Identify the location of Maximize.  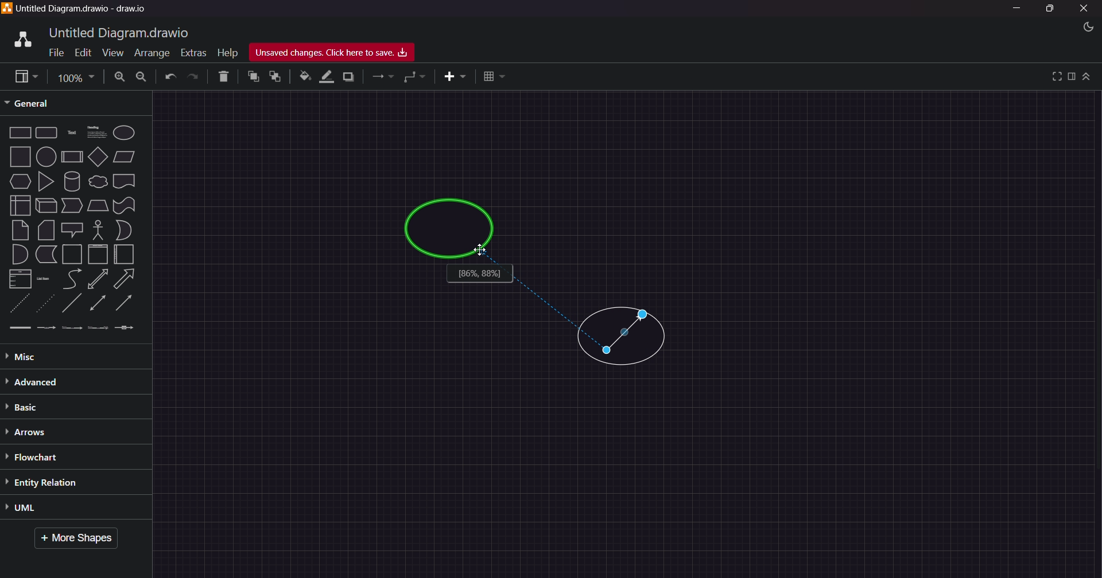
(1049, 10).